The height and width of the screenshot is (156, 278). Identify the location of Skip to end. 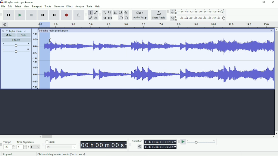
(54, 15).